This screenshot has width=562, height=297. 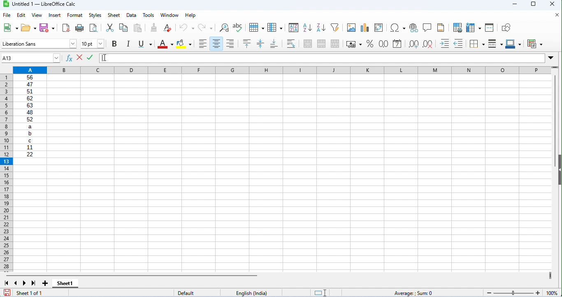 What do you see at coordinates (291, 44) in the screenshot?
I see `wrap text` at bounding box center [291, 44].